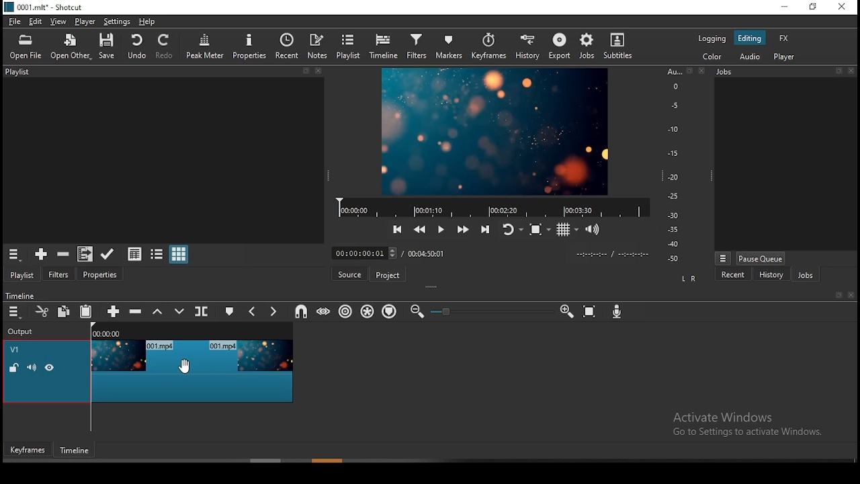  Describe the element at coordinates (689, 278) in the screenshot. I see `L R` at that location.